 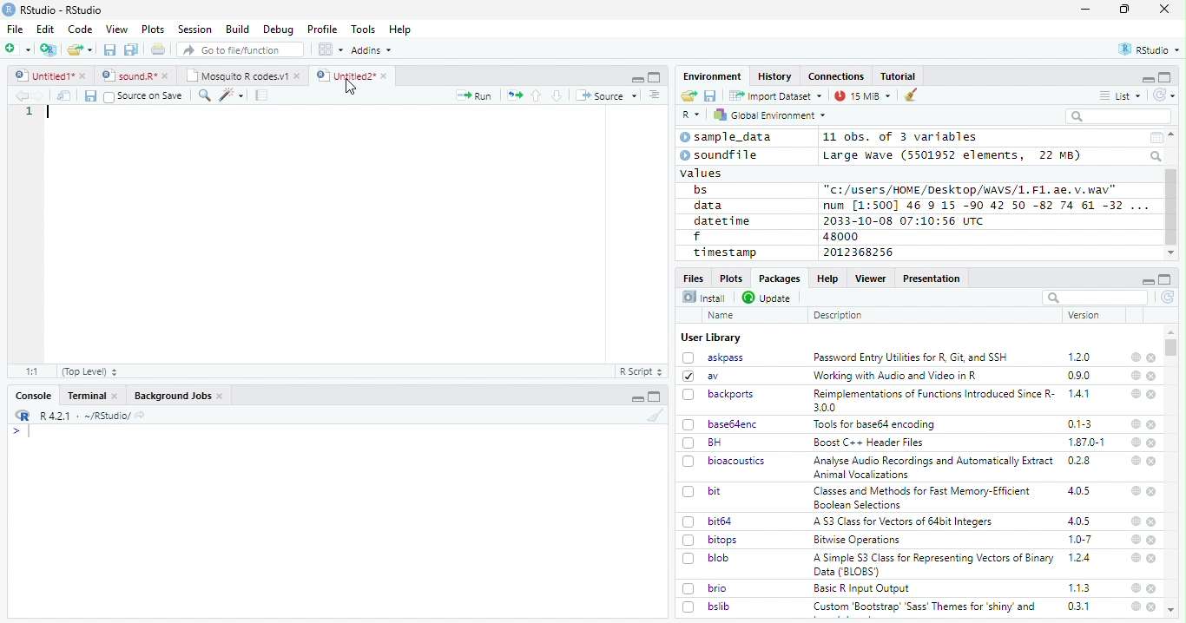 I want to click on Analyse Audio Recordings and Automatically ExtractAnimal Vocalizations, so click(x=930, y=467).